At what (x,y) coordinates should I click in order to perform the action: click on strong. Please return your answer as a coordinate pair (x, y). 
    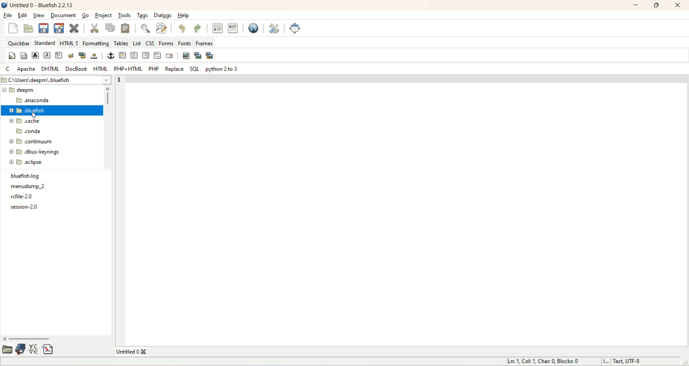
    Looking at the image, I should click on (36, 55).